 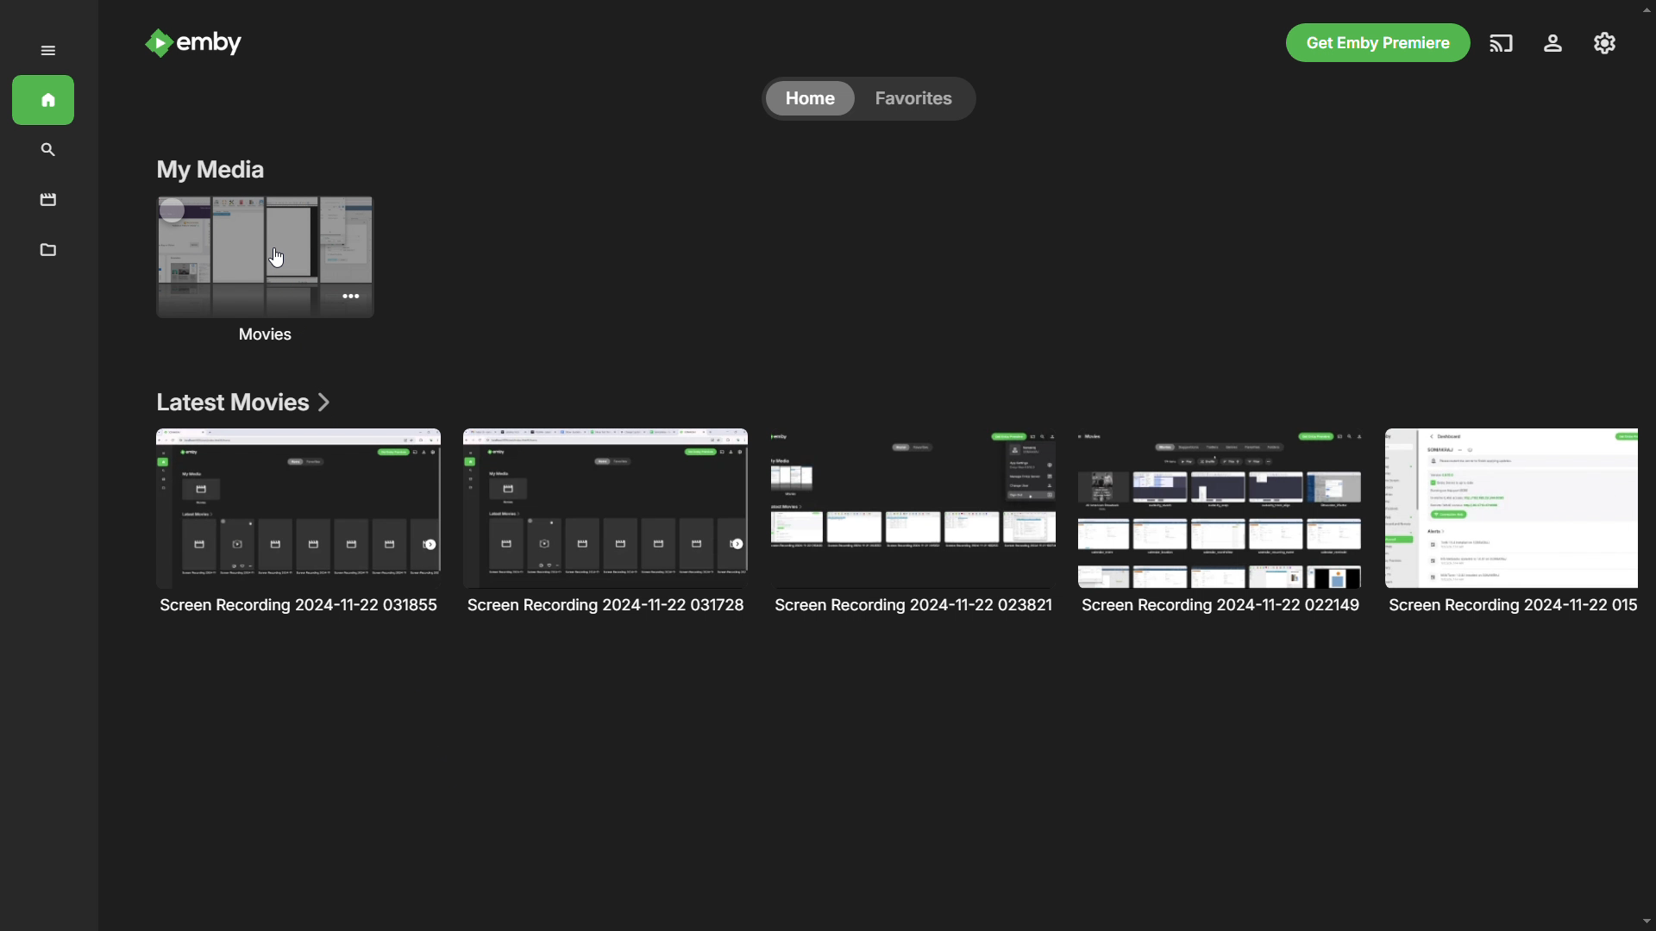 What do you see at coordinates (1646, 9) in the screenshot?
I see `scroll up` at bounding box center [1646, 9].